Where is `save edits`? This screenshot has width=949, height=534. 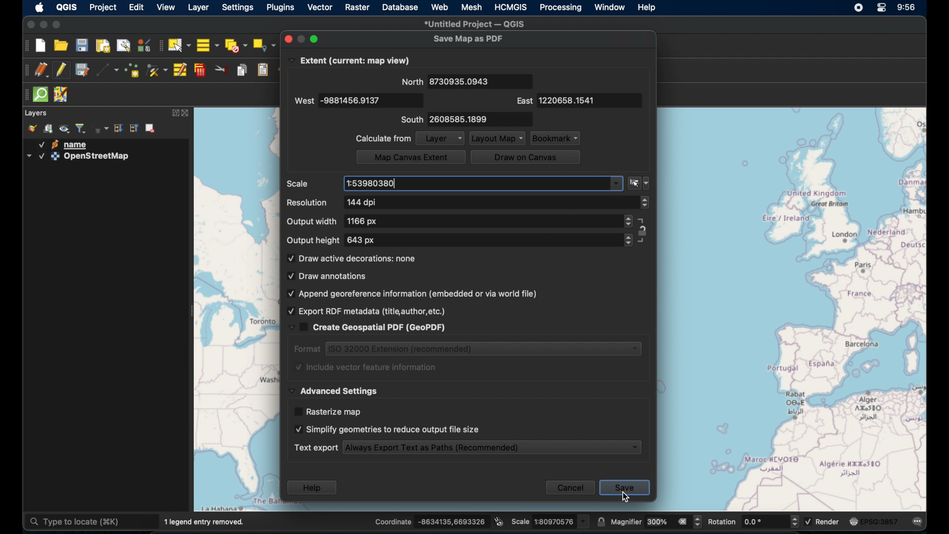 save edits is located at coordinates (82, 71).